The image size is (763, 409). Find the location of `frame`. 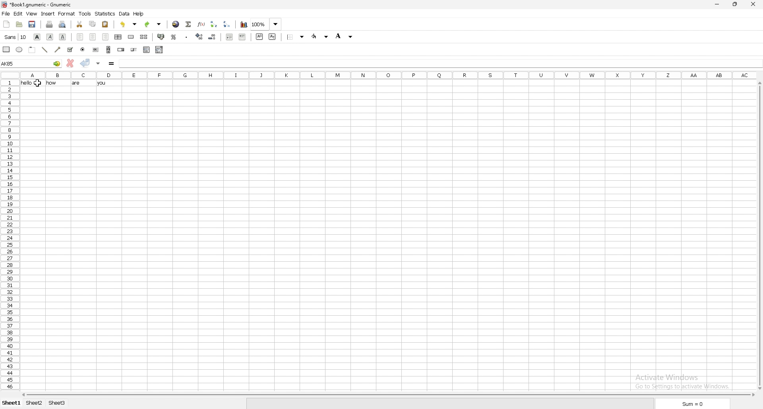

frame is located at coordinates (32, 50).